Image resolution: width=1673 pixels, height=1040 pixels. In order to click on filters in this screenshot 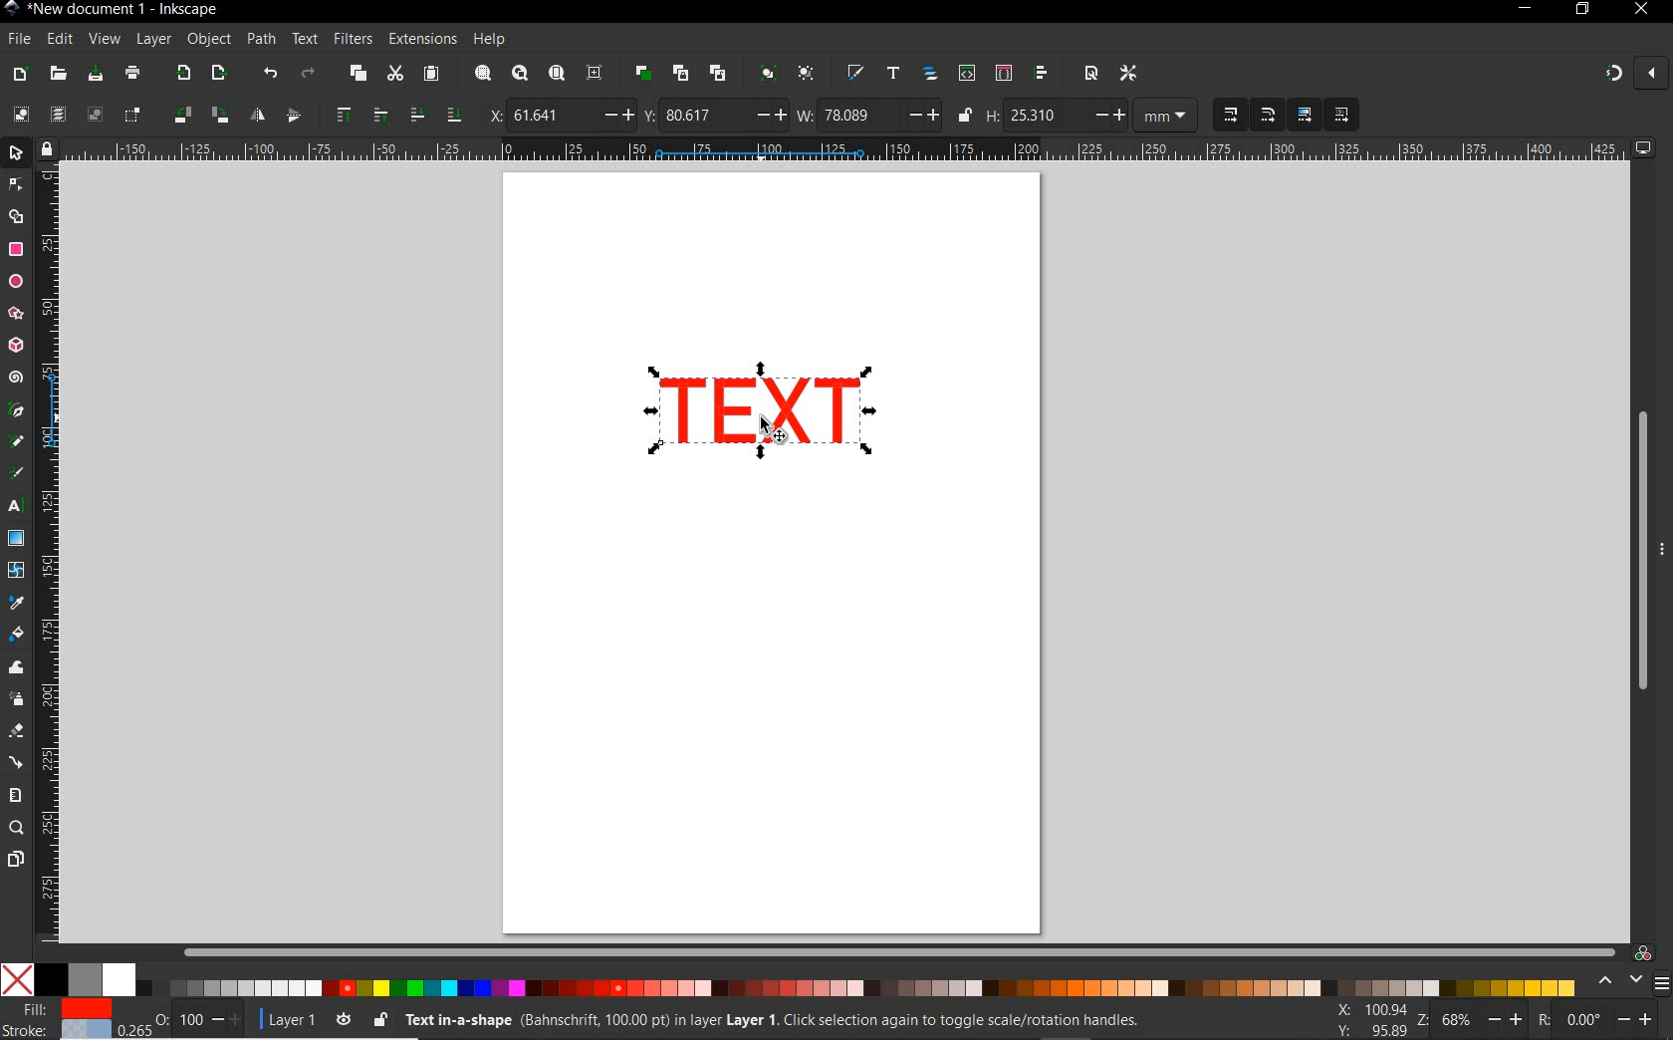, I will do `click(353, 39)`.